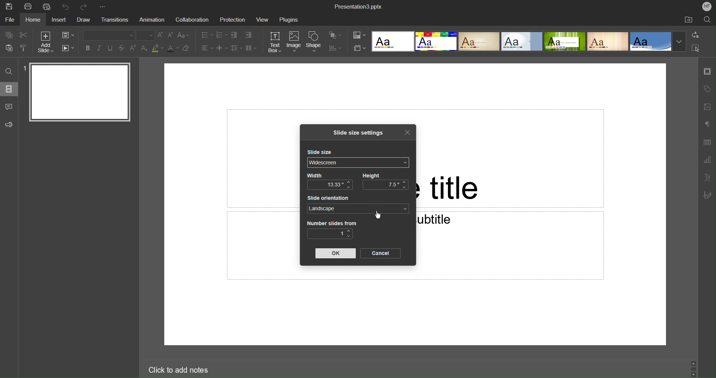 The height and width of the screenshot is (378, 716). Describe the element at coordinates (9, 21) in the screenshot. I see `File` at that location.